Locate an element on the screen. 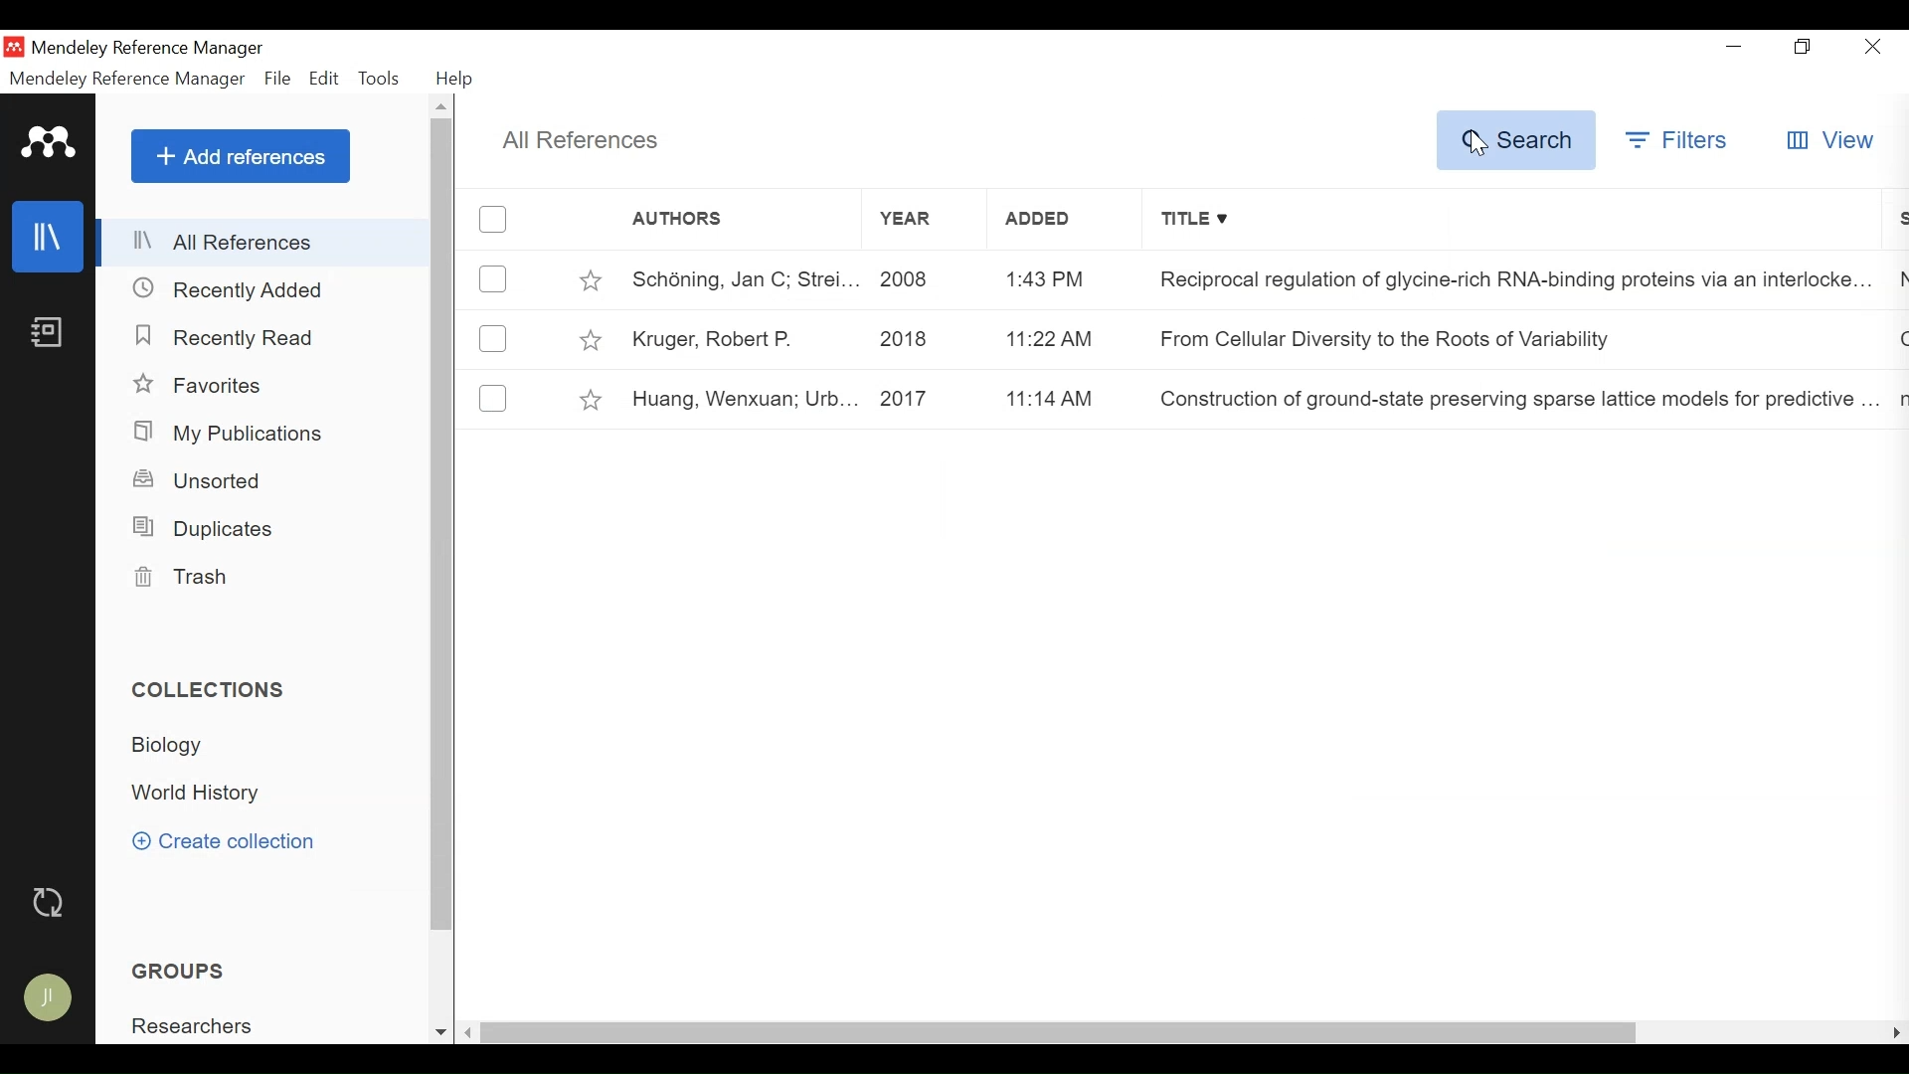 Image resolution: width=1909 pixels, height=1074 pixels. Recently Read is located at coordinates (226, 337).